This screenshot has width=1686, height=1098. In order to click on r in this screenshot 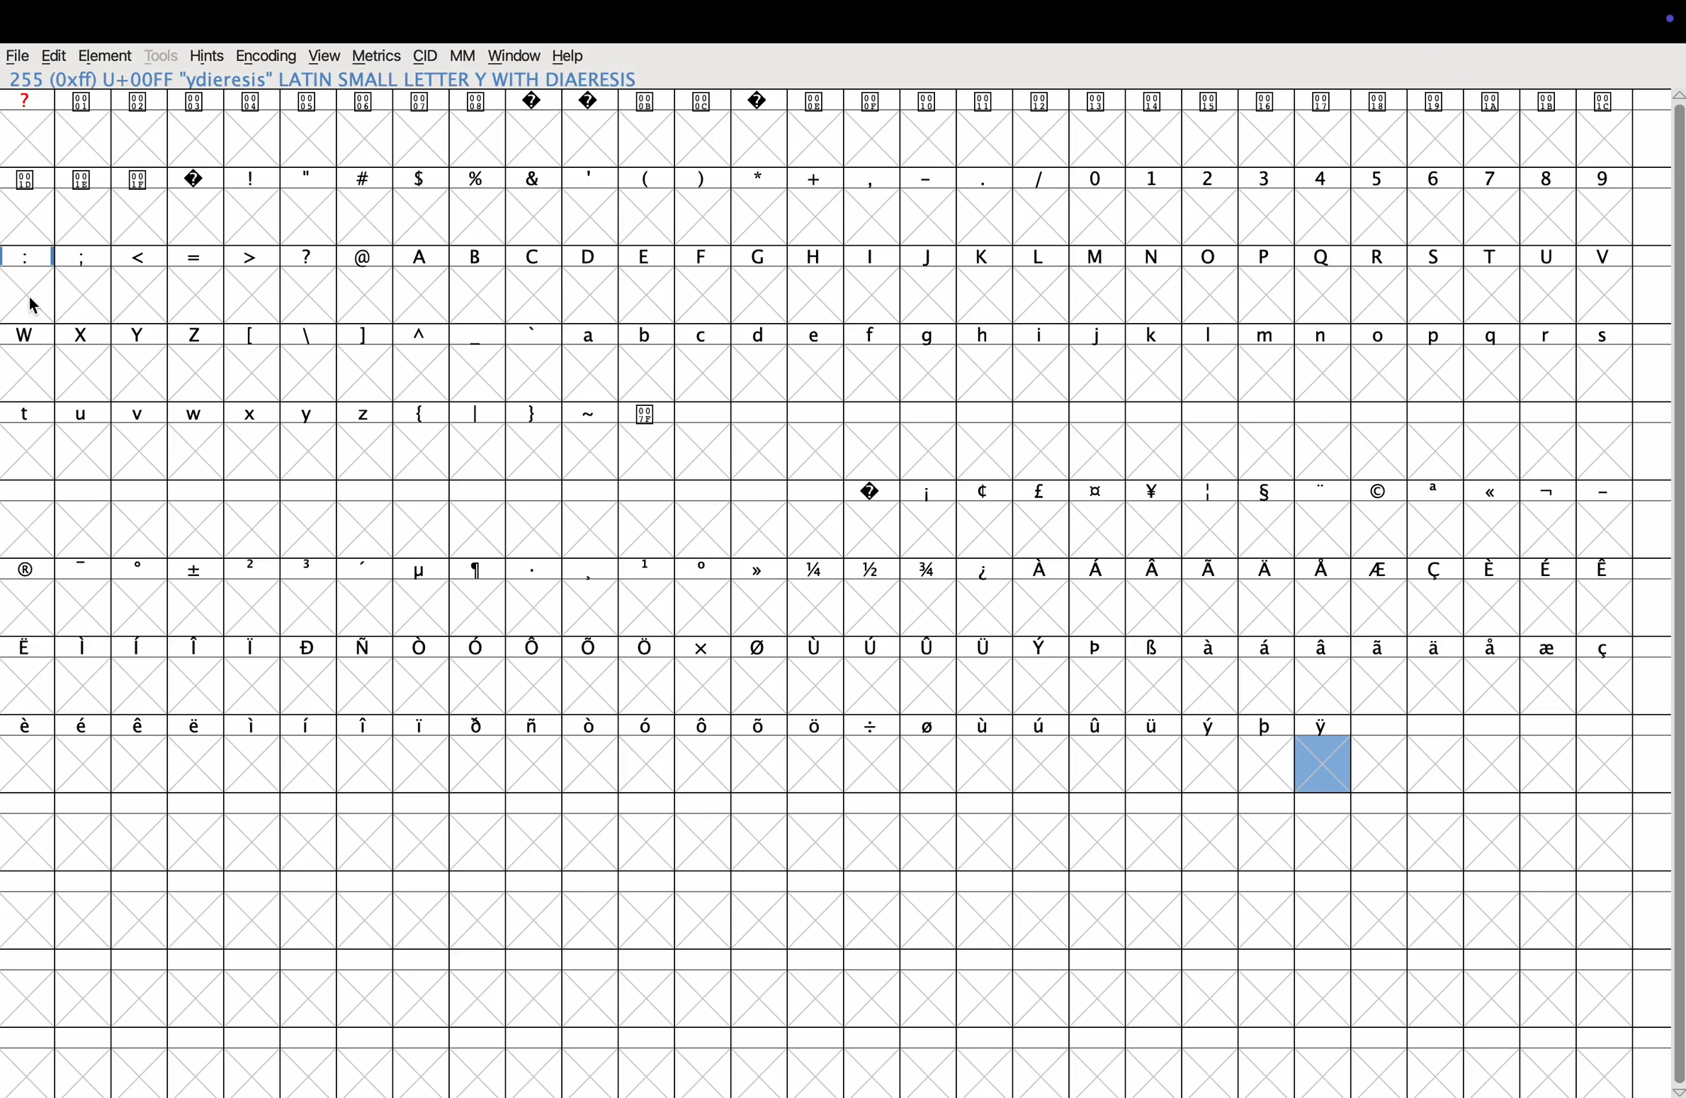, I will do `click(1549, 360)`.